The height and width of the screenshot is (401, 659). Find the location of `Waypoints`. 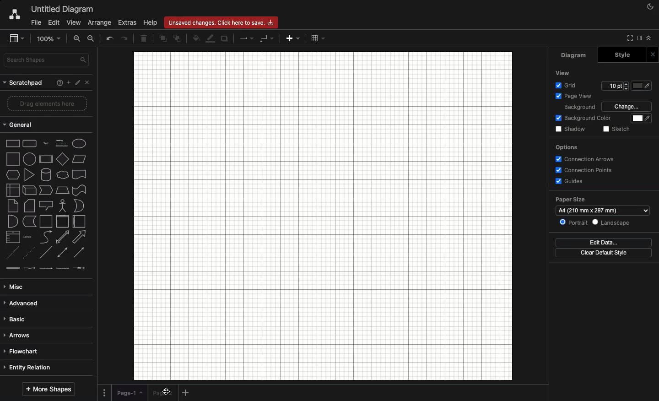

Waypoints is located at coordinates (266, 38).